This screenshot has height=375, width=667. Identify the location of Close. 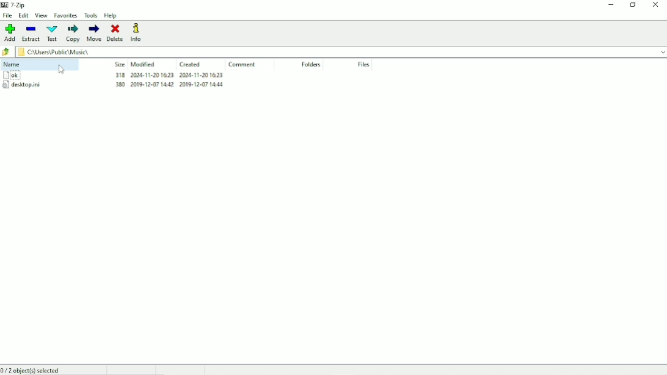
(655, 5).